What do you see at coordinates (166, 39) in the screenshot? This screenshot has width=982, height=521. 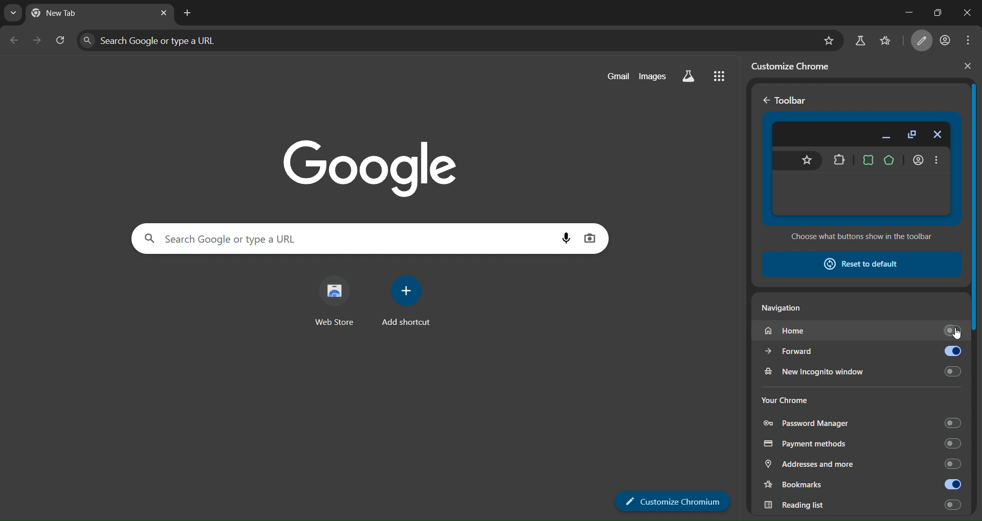 I see `search panel` at bounding box center [166, 39].